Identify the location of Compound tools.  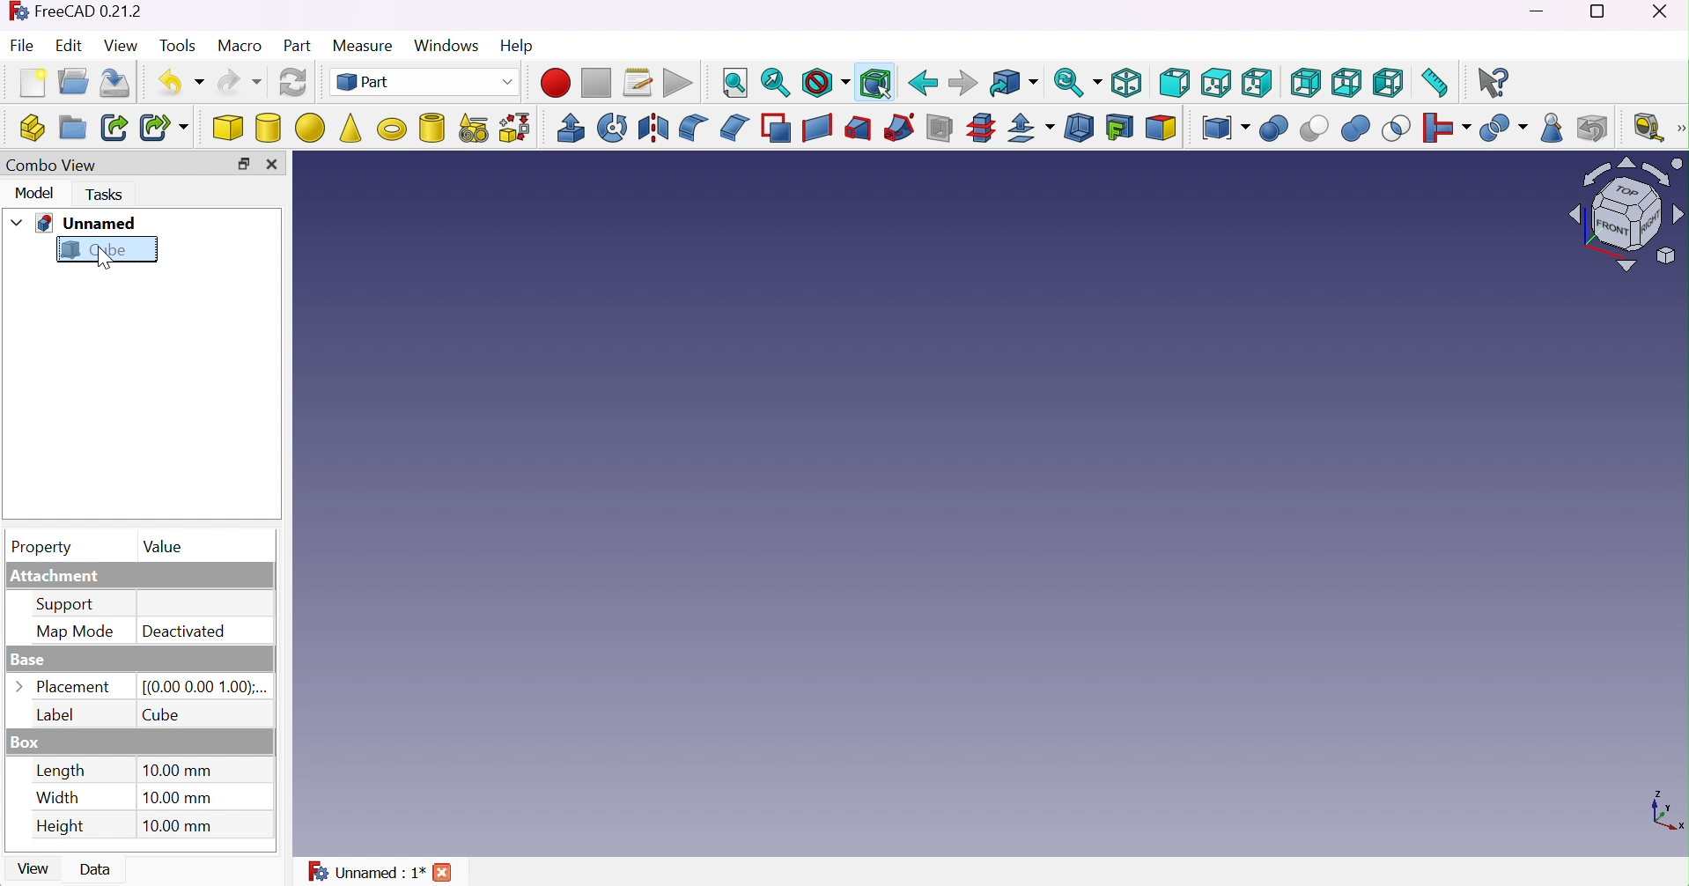
(1225, 129).